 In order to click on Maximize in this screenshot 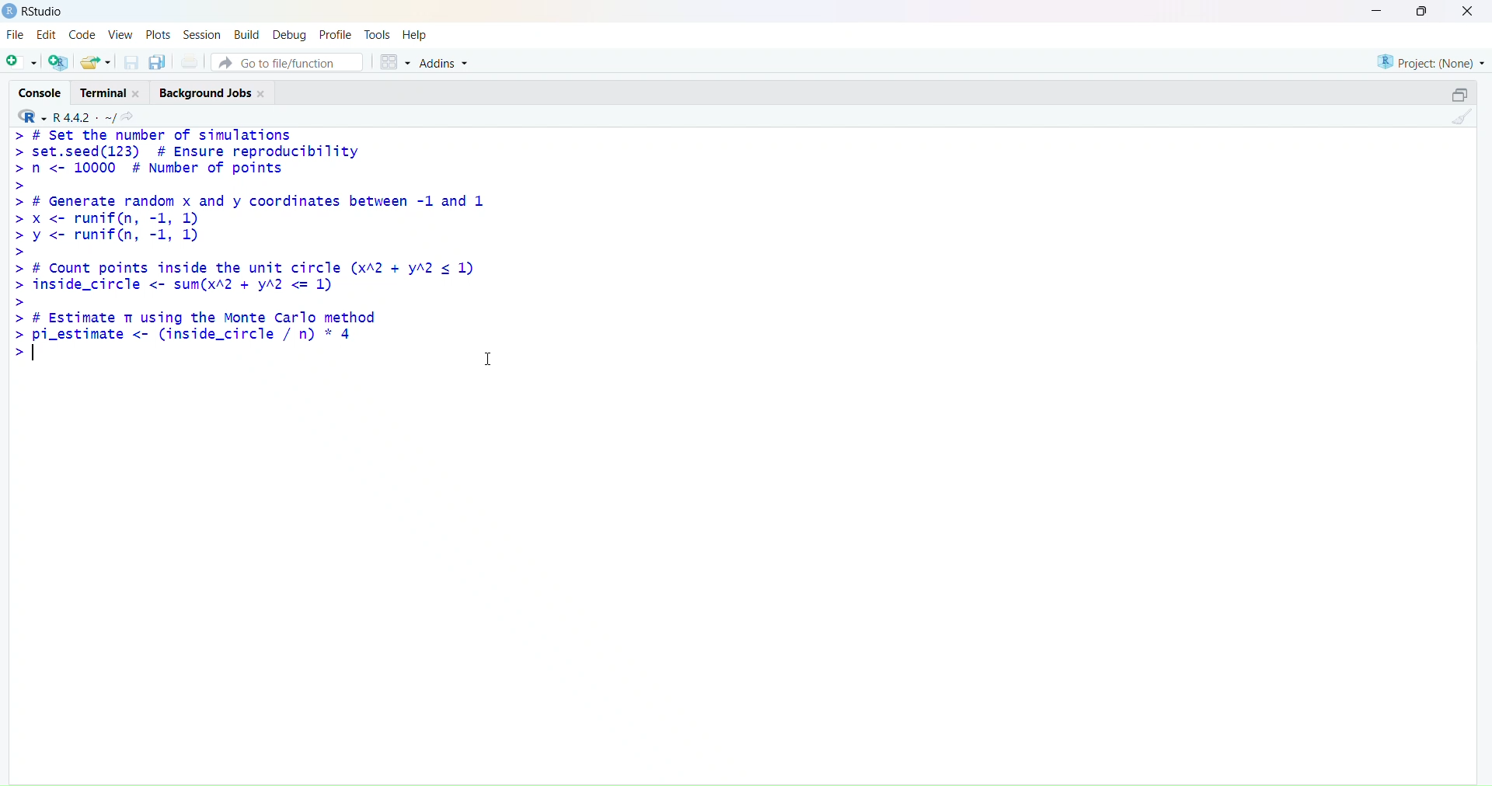, I will do `click(1462, 94)`.